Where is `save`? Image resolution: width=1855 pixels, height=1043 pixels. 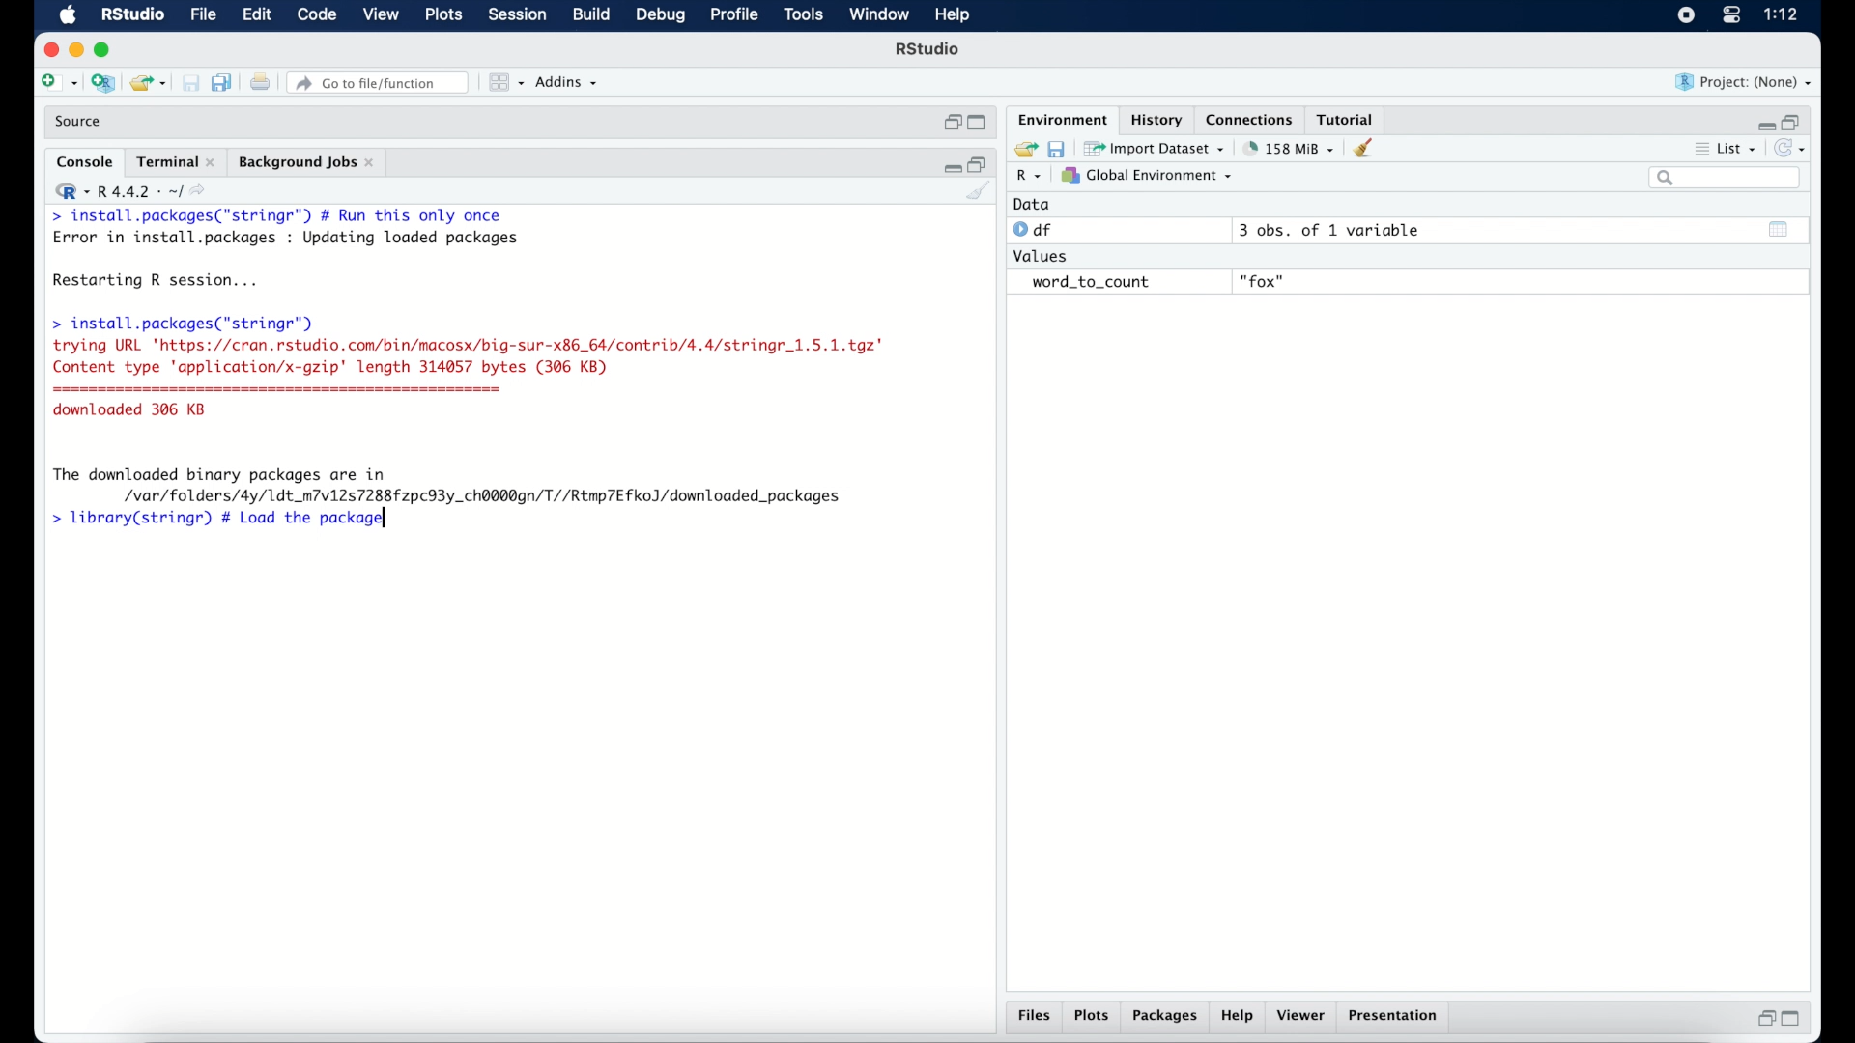 save is located at coordinates (1059, 148).